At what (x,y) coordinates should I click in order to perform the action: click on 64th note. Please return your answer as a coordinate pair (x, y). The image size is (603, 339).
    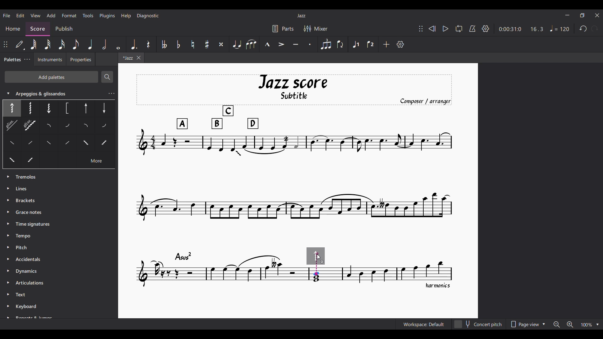
    Looking at the image, I should click on (34, 44).